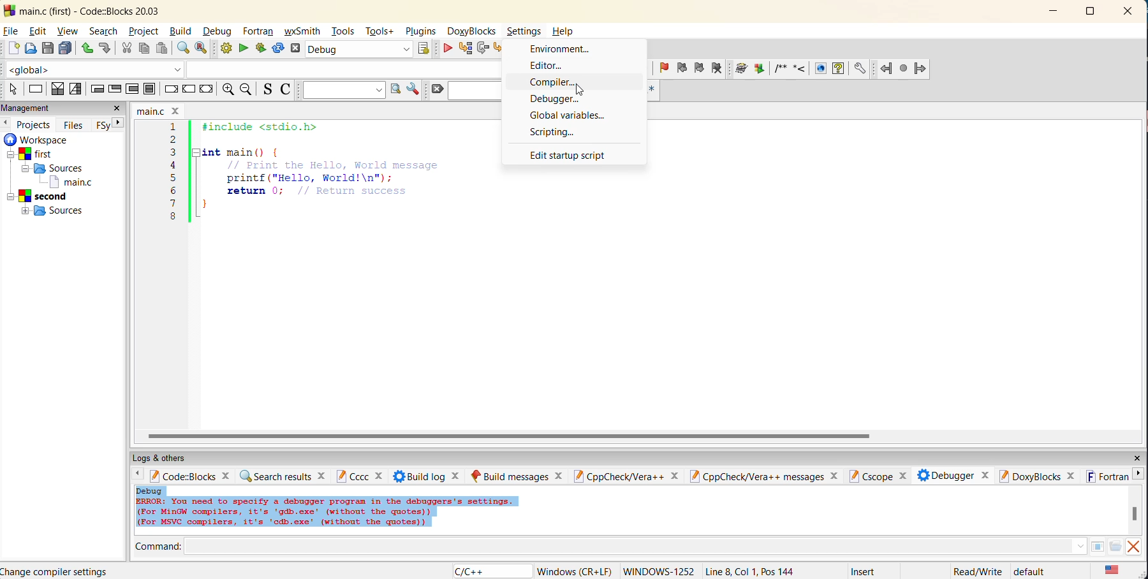 The width and height of the screenshot is (1148, 579). What do you see at coordinates (66, 49) in the screenshot?
I see `save all` at bounding box center [66, 49].